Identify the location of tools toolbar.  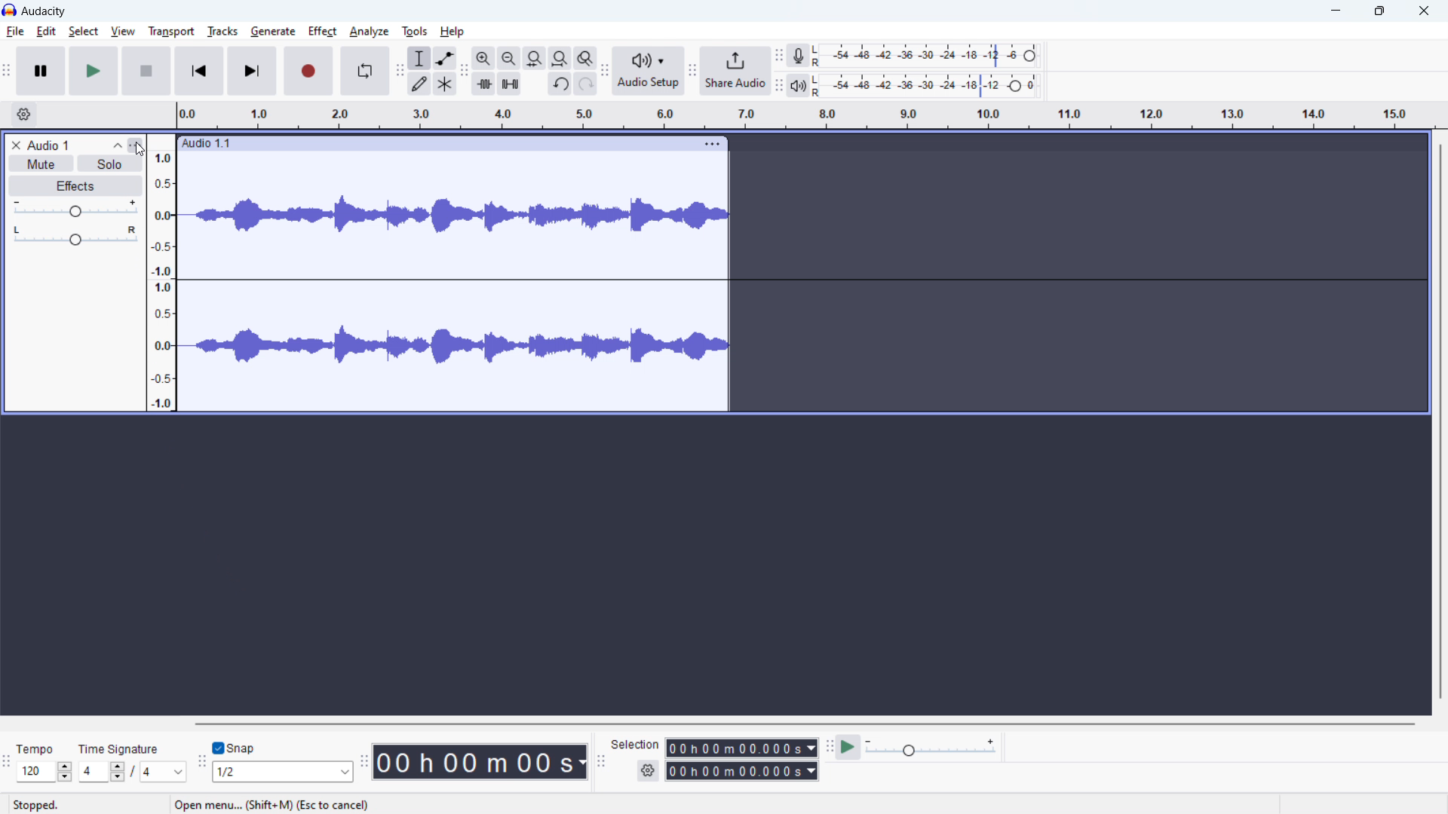
(397, 71).